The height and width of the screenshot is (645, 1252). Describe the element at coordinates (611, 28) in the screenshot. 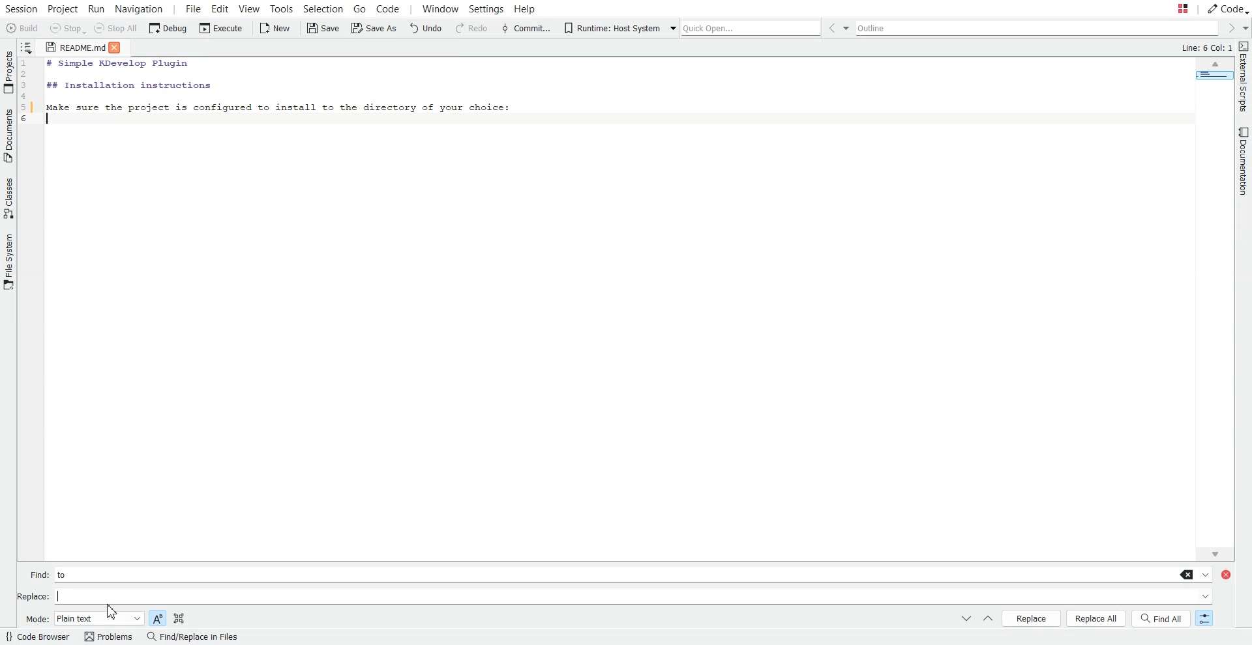

I see `Runtime: Host System` at that location.